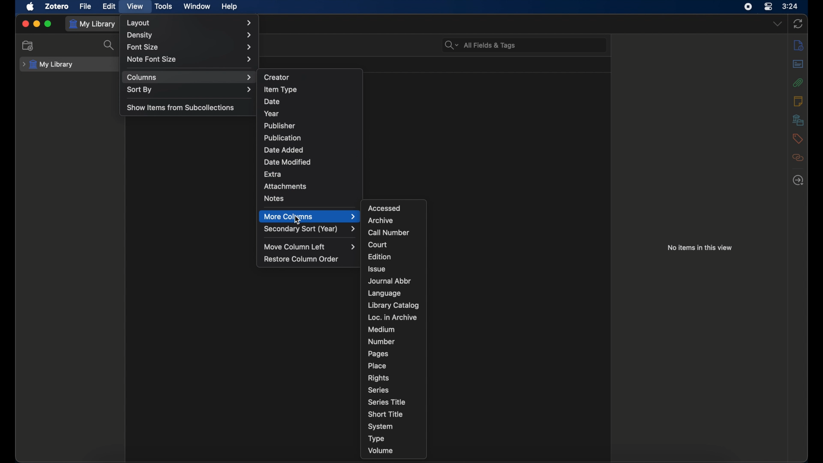  What do you see at coordinates (388, 402) in the screenshot?
I see `series title` at bounding box center [388, 402].